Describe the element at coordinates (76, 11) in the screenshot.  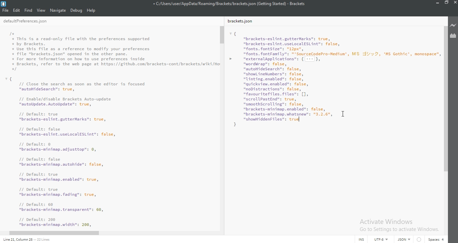
I see `Debug` at that location.